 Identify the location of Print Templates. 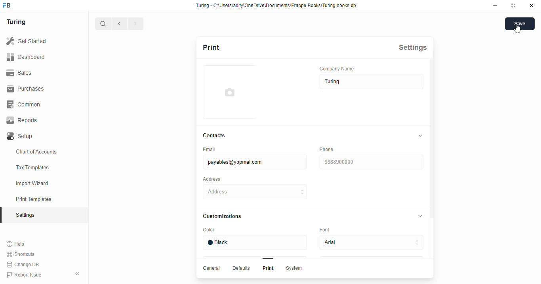
(42, 199).